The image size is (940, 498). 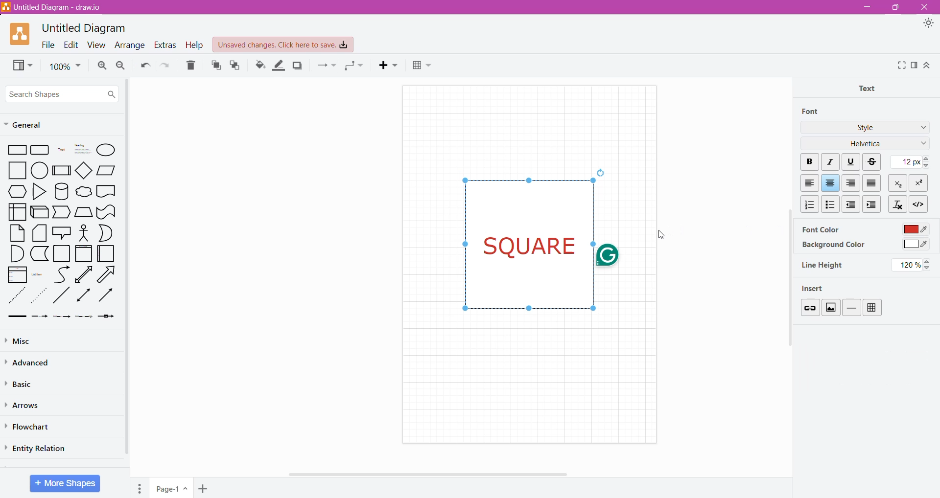 I want to click on Numbered List, so click(x=808, y=204).